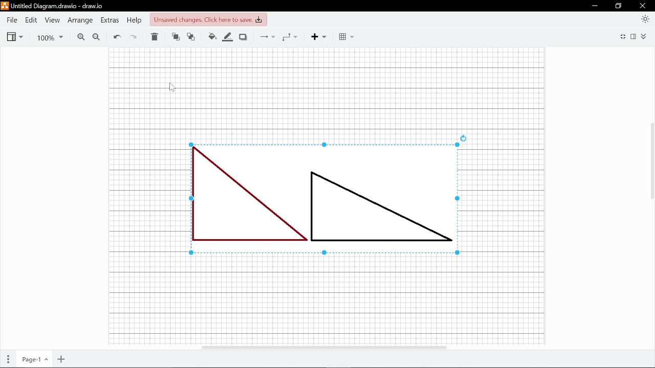 This screenshot has height=368, width=655. Describe the element at coordinates (243, 37) in the screenshot. I see `Shadow` at that location.